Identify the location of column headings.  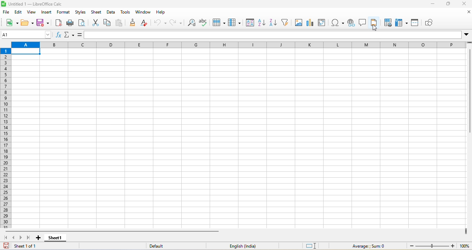
(237, 45).